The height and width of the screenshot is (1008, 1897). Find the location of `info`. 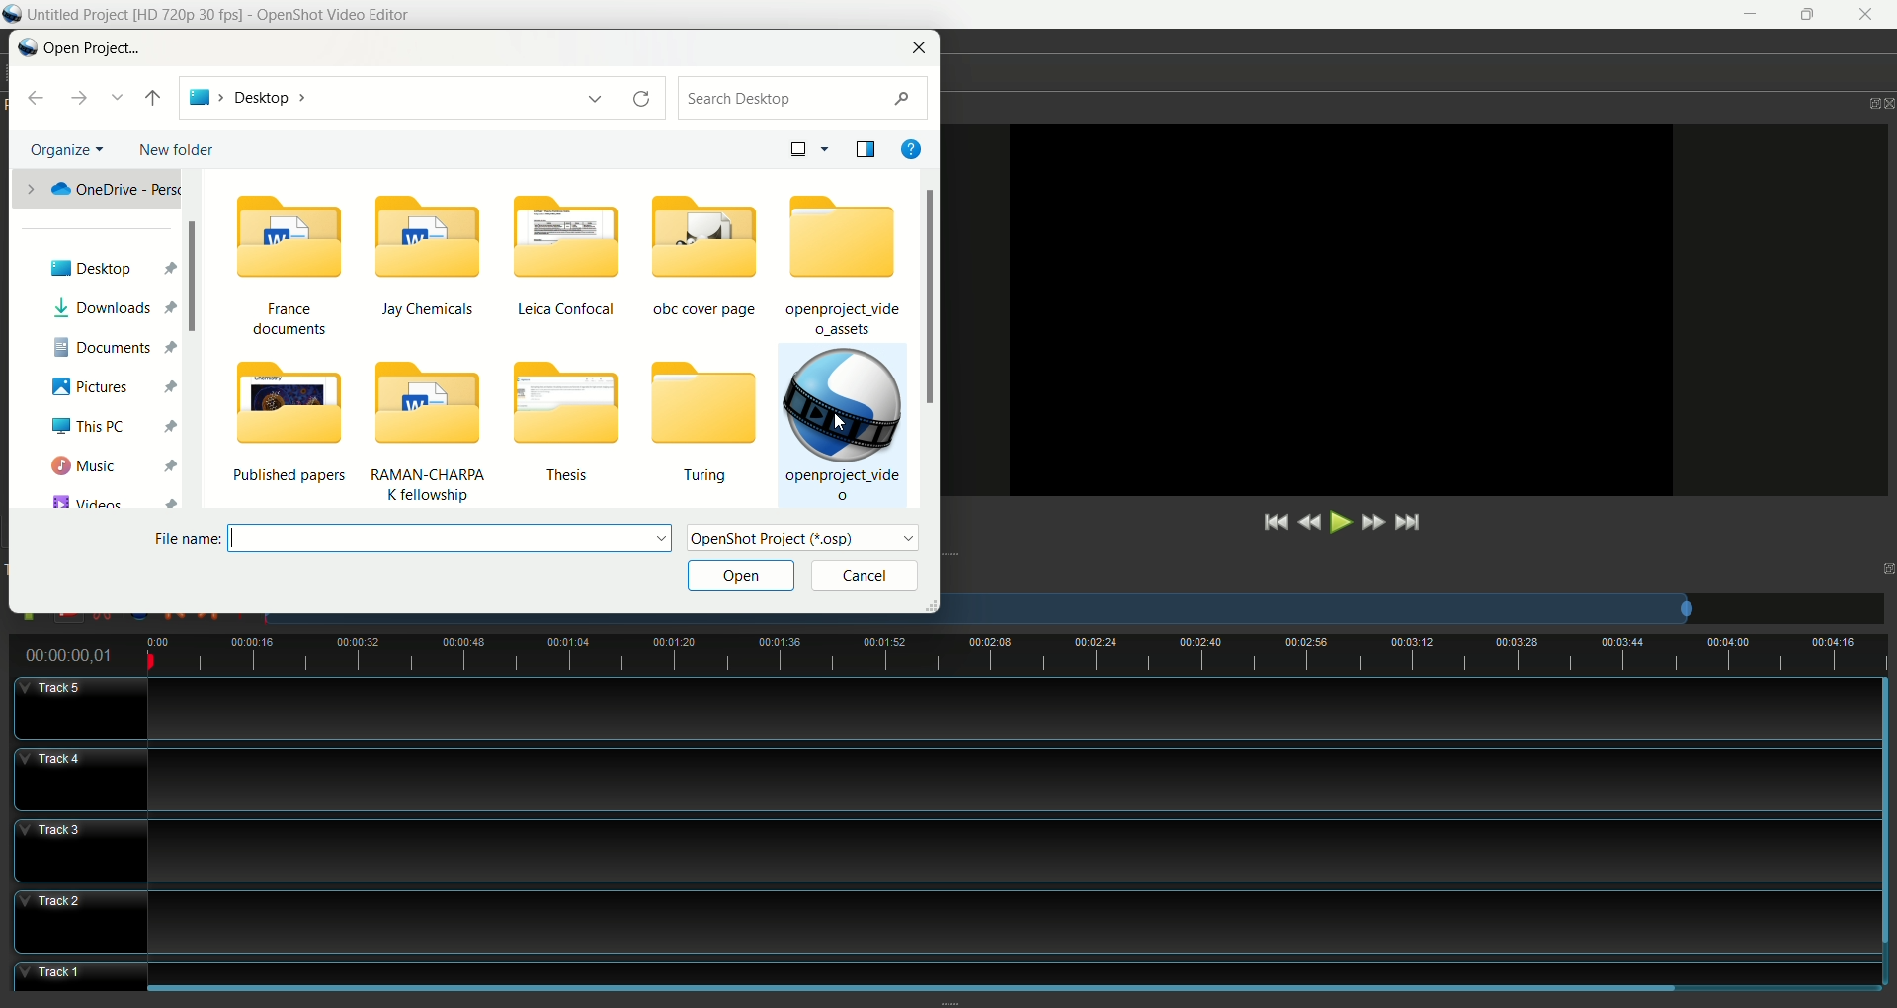

info is located at coordinates (918, 144).